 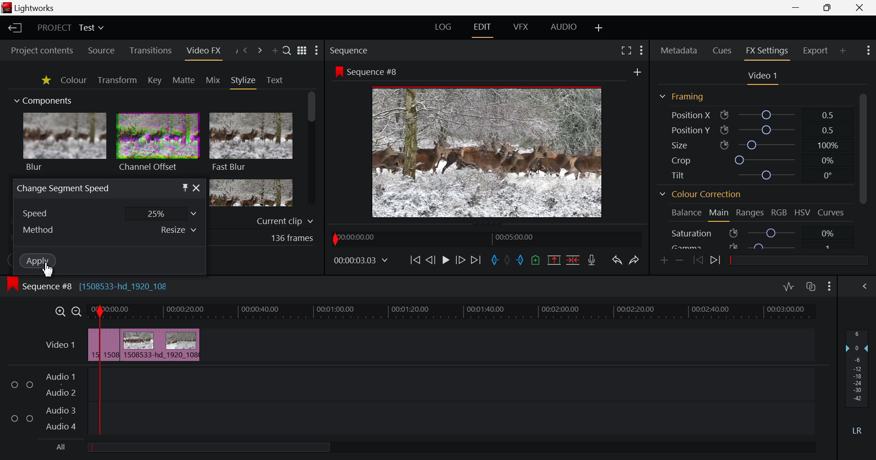 What do you see at coordinates (44, 101) in the screenshot?
I see `Components` at bounding box center [44, 101].